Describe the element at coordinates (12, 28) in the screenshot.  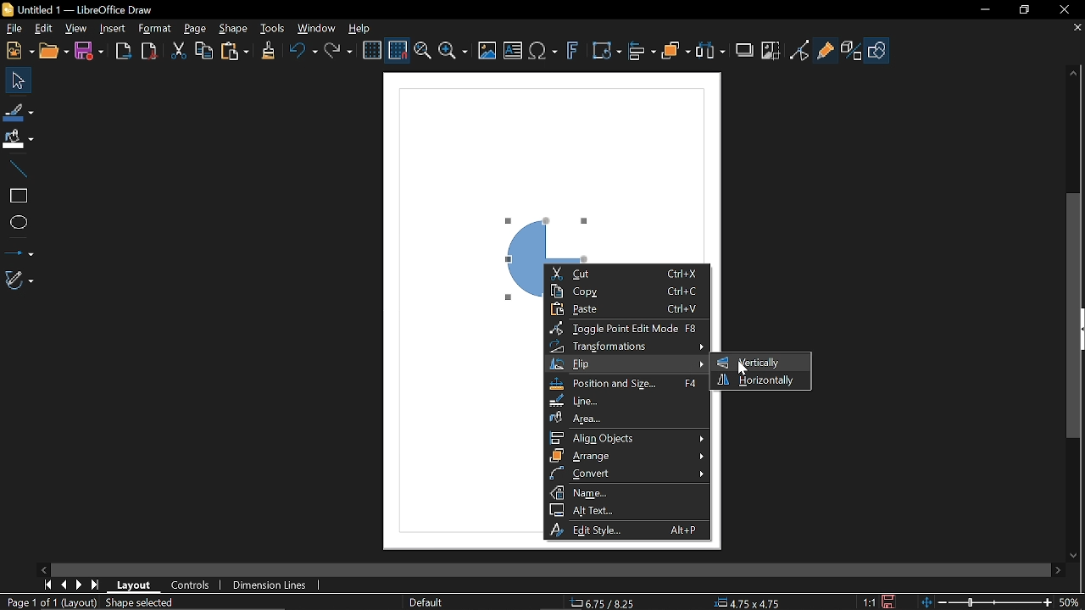
I see `File` at that location.